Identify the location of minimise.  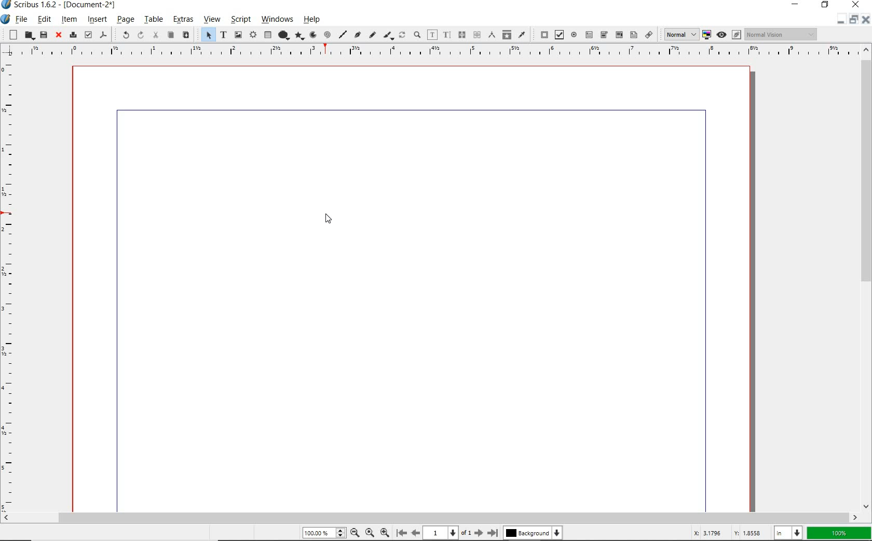
(838, 20).